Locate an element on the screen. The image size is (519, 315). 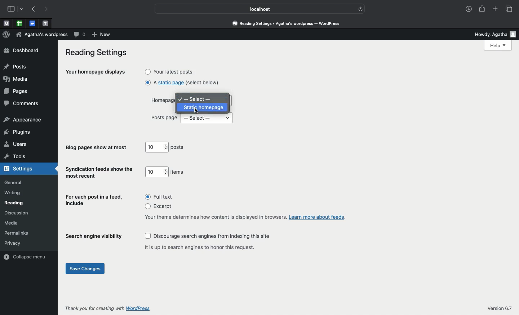
reading settings < Agatha's wordpress - wordpress is located at coordinates (290, 24).